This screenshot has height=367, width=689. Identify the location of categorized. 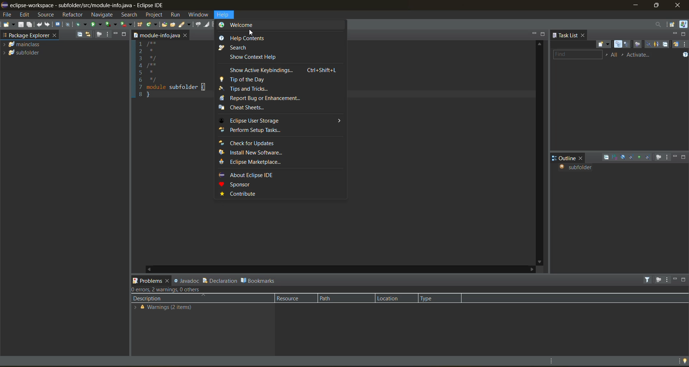
(617, 44).